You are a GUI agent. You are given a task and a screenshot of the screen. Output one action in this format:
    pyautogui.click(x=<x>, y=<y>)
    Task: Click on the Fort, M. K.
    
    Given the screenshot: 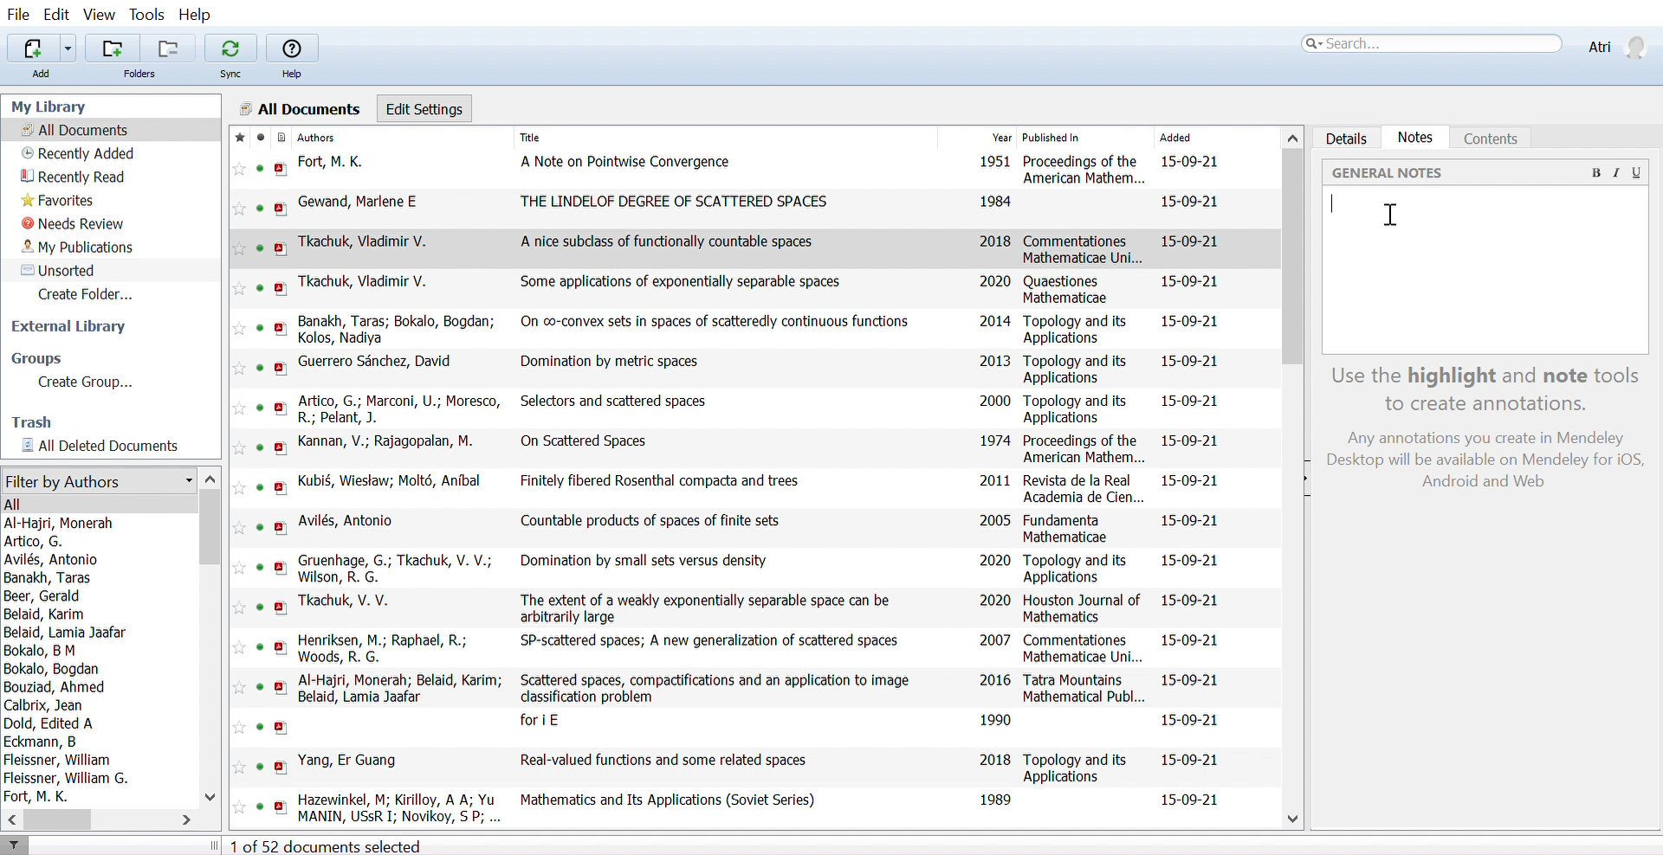 What is the action you would take?
    pyautogui.click(x=42, y=796)
    